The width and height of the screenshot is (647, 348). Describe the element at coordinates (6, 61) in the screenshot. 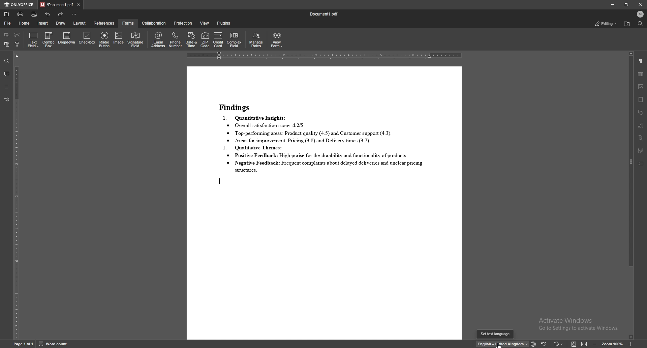

I see `find` at that location.